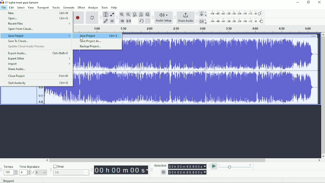 This screenshot has width=325, height=183. I want to click on Generate, so click(69, 8).